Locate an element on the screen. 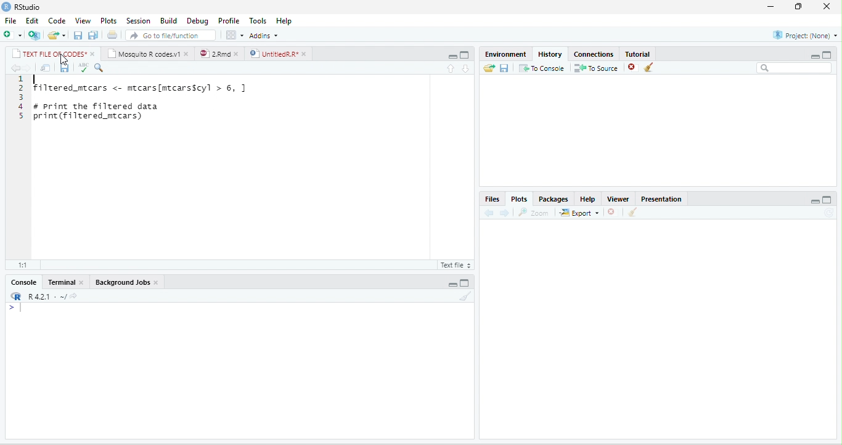  logo is located at coordinates (6, 7).